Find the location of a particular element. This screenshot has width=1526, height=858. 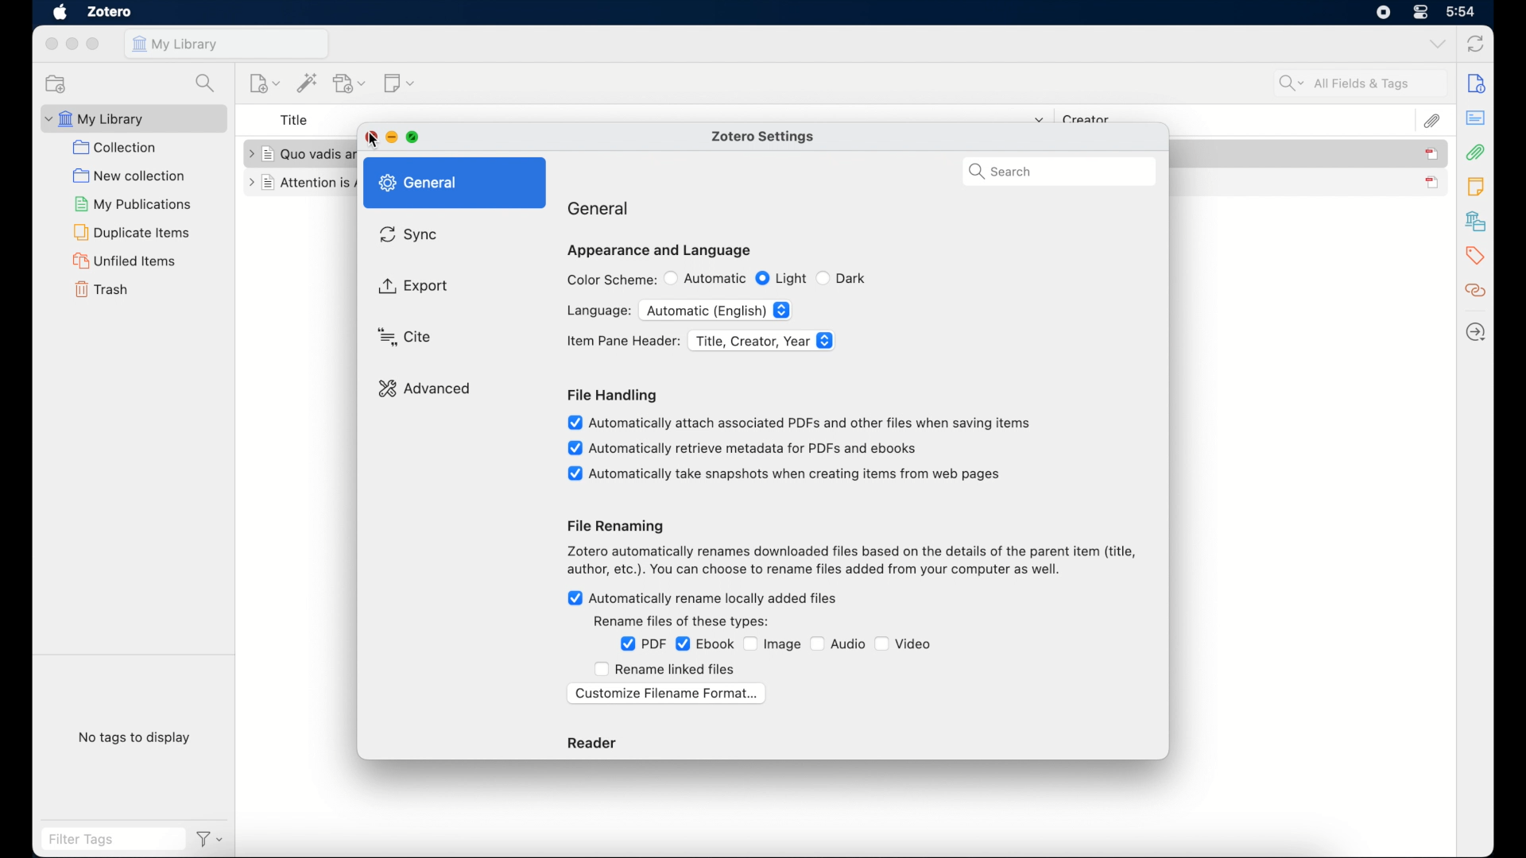

zotero settings is located at coordinates (764, 139).